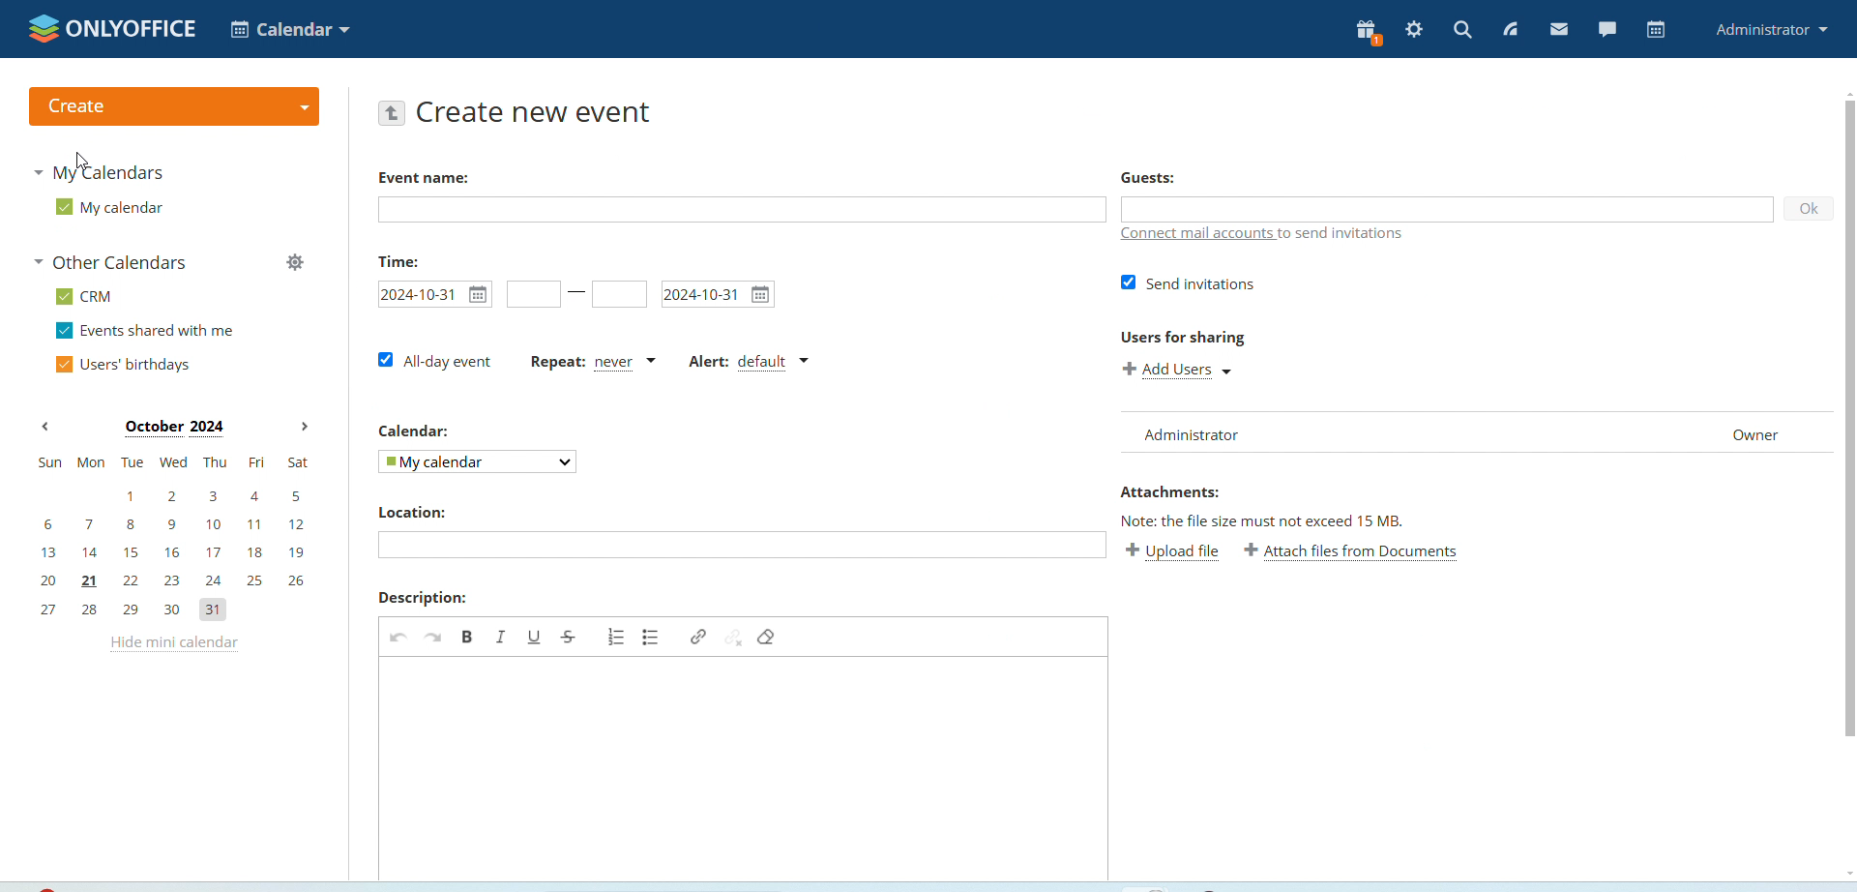 The image size is (1857, 892). Describe the element at coordinates (45, 427) in the screenshot. I see `previous month` at that location.